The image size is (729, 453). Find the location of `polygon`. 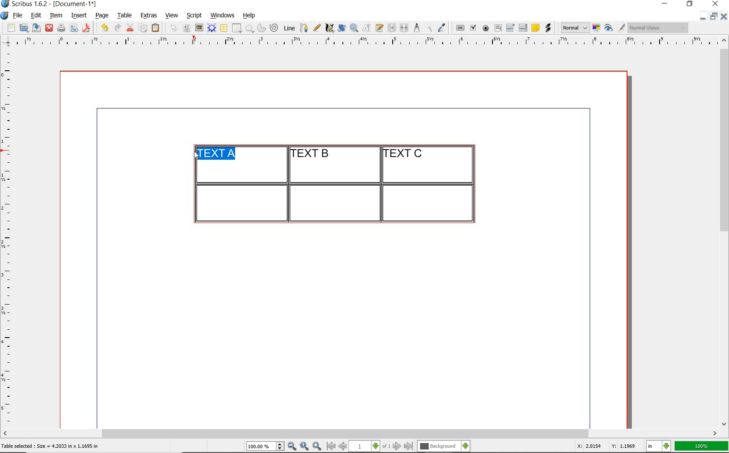

polygon is located at coordinates (250, 28).